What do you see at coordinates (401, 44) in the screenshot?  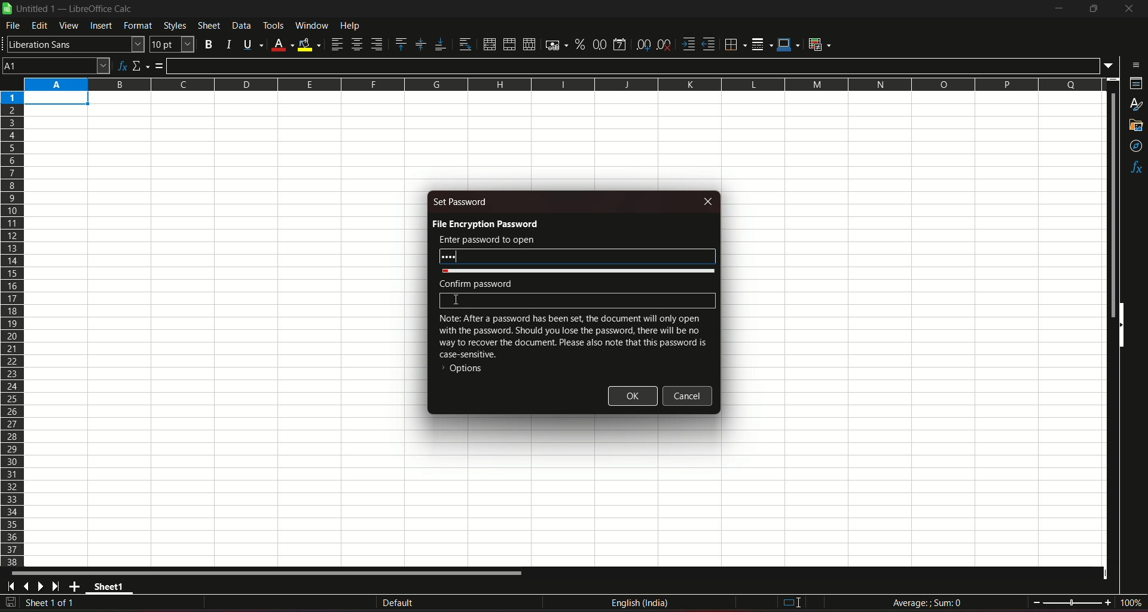 I see `align top` at bounding box center [401, 44].